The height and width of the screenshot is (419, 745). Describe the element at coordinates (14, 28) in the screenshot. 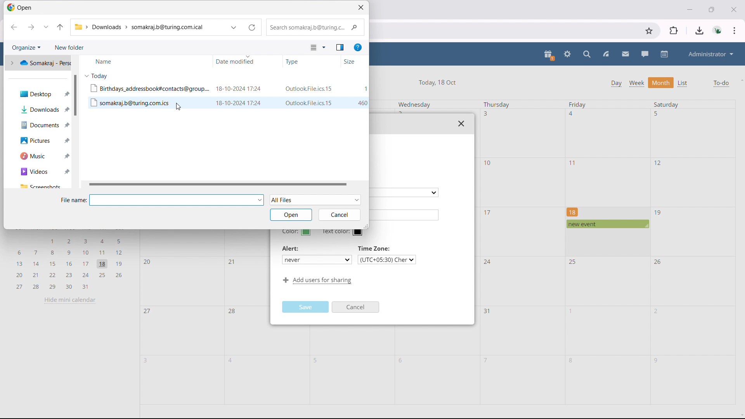

I see `previous location` at that location.